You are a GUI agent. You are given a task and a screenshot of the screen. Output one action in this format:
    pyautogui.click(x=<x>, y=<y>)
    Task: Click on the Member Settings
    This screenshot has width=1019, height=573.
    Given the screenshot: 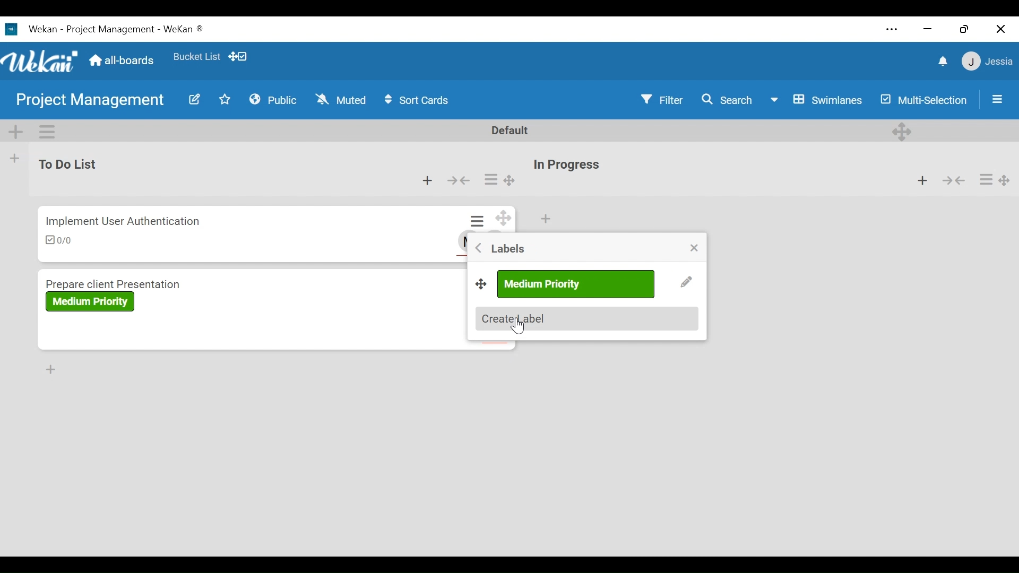 What is the action you would take?
    pyautogui.click(x=988, y=61)
    